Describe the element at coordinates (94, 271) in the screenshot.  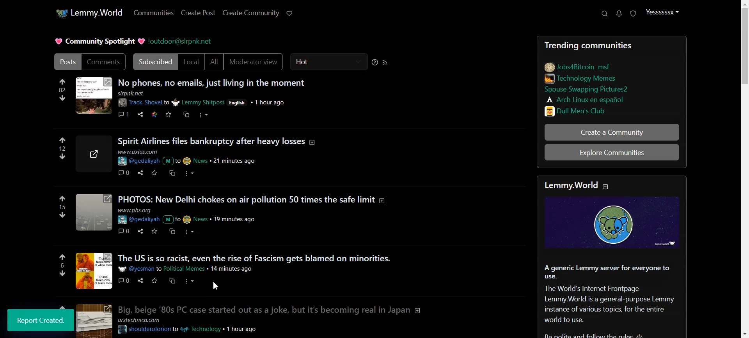
I see `post picture` at that location.